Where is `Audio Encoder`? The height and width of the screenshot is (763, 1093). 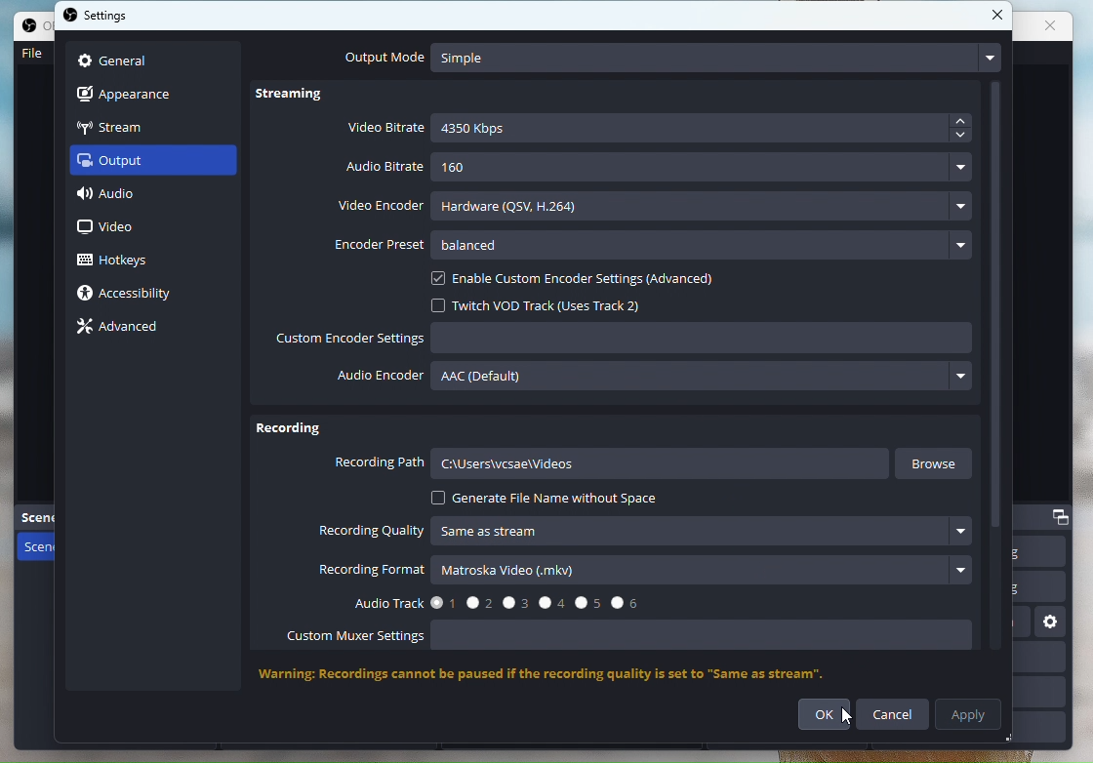 Audio Encoder is located at coordinates (657, 381).